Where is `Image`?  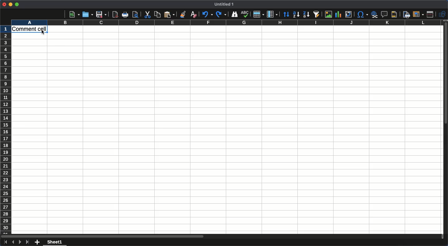 Image is located at coordinates (329, 14).